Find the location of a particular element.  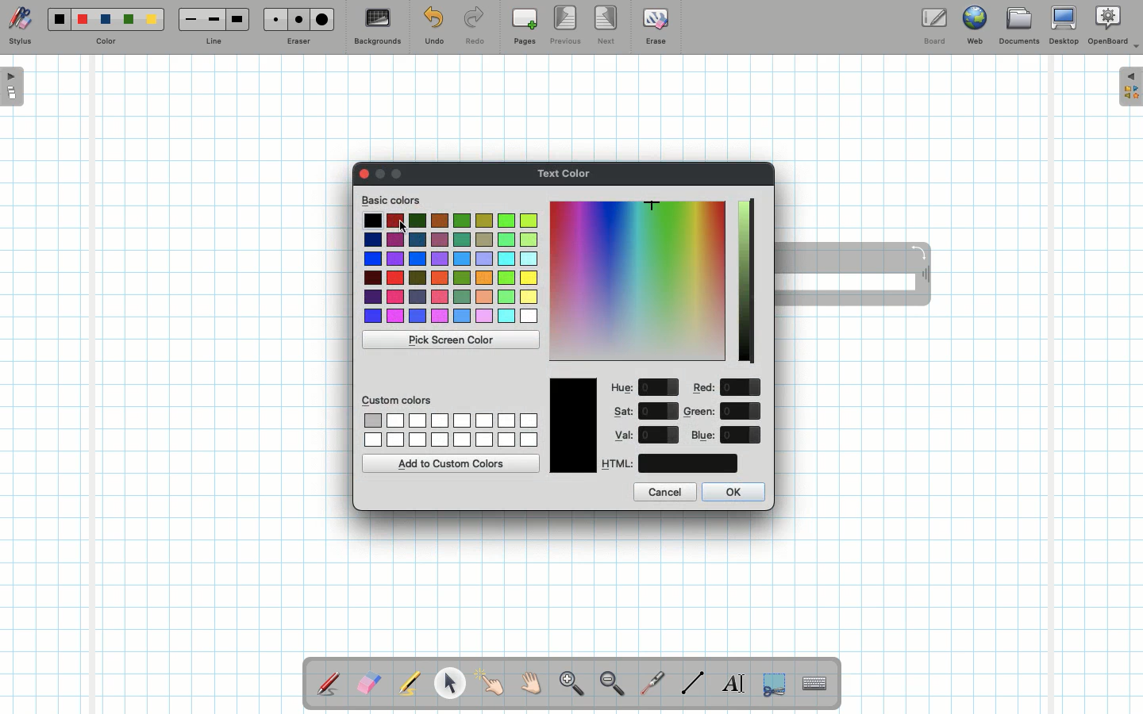

Small line is located at coordinates (188, 20).